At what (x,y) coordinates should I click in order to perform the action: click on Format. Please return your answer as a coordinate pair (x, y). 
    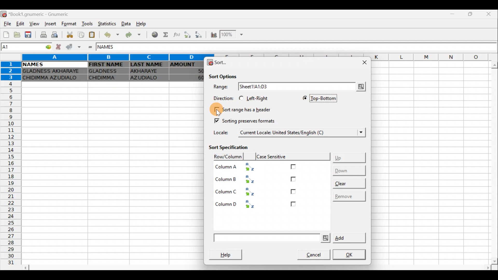
    Looking at the image, I should click on (70, 24).